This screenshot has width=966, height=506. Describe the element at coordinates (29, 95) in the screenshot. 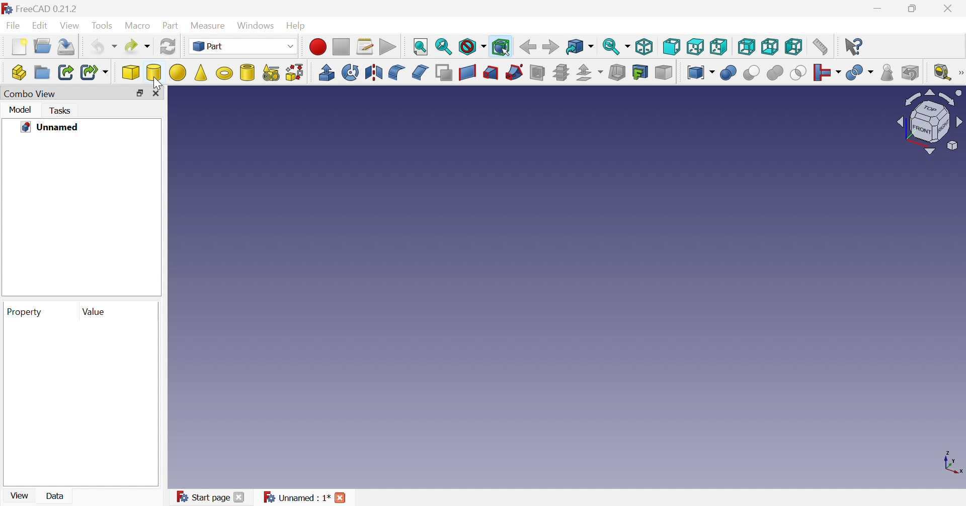

I see `Combo view` at that location.